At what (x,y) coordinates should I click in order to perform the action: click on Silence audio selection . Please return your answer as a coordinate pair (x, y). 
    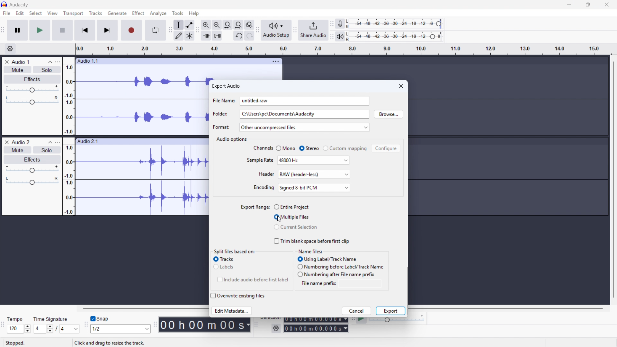
    Looking at the image, I should click on (217, 36).